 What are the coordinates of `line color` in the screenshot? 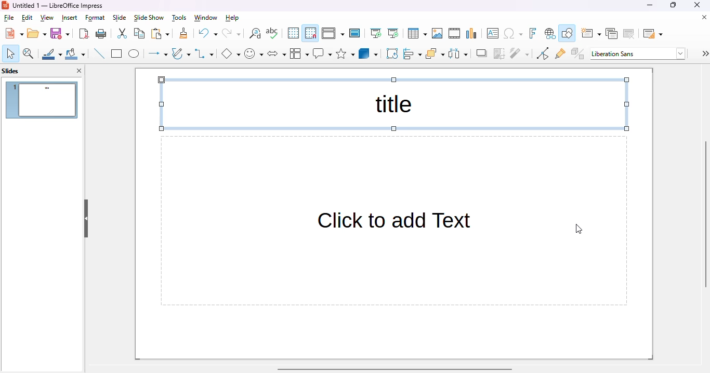 It's located at (51, 54).